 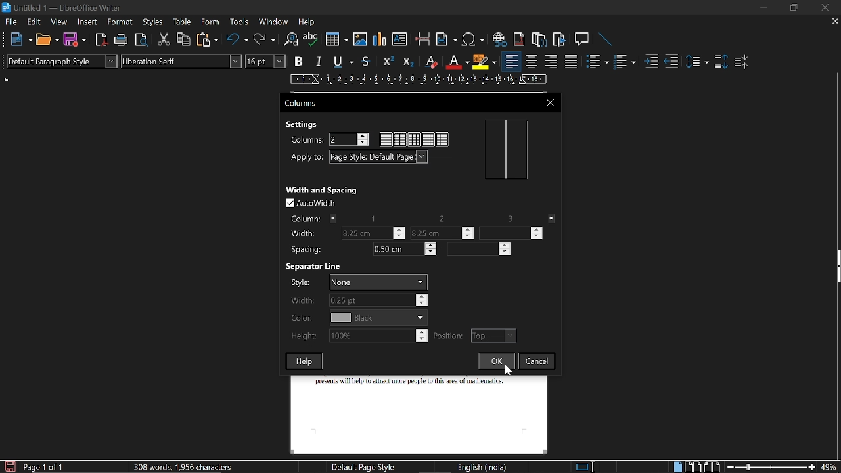 What do you see at coordinates (34, 22) in the screenshot?
I see `Edit` at bounding box center [34, 22].